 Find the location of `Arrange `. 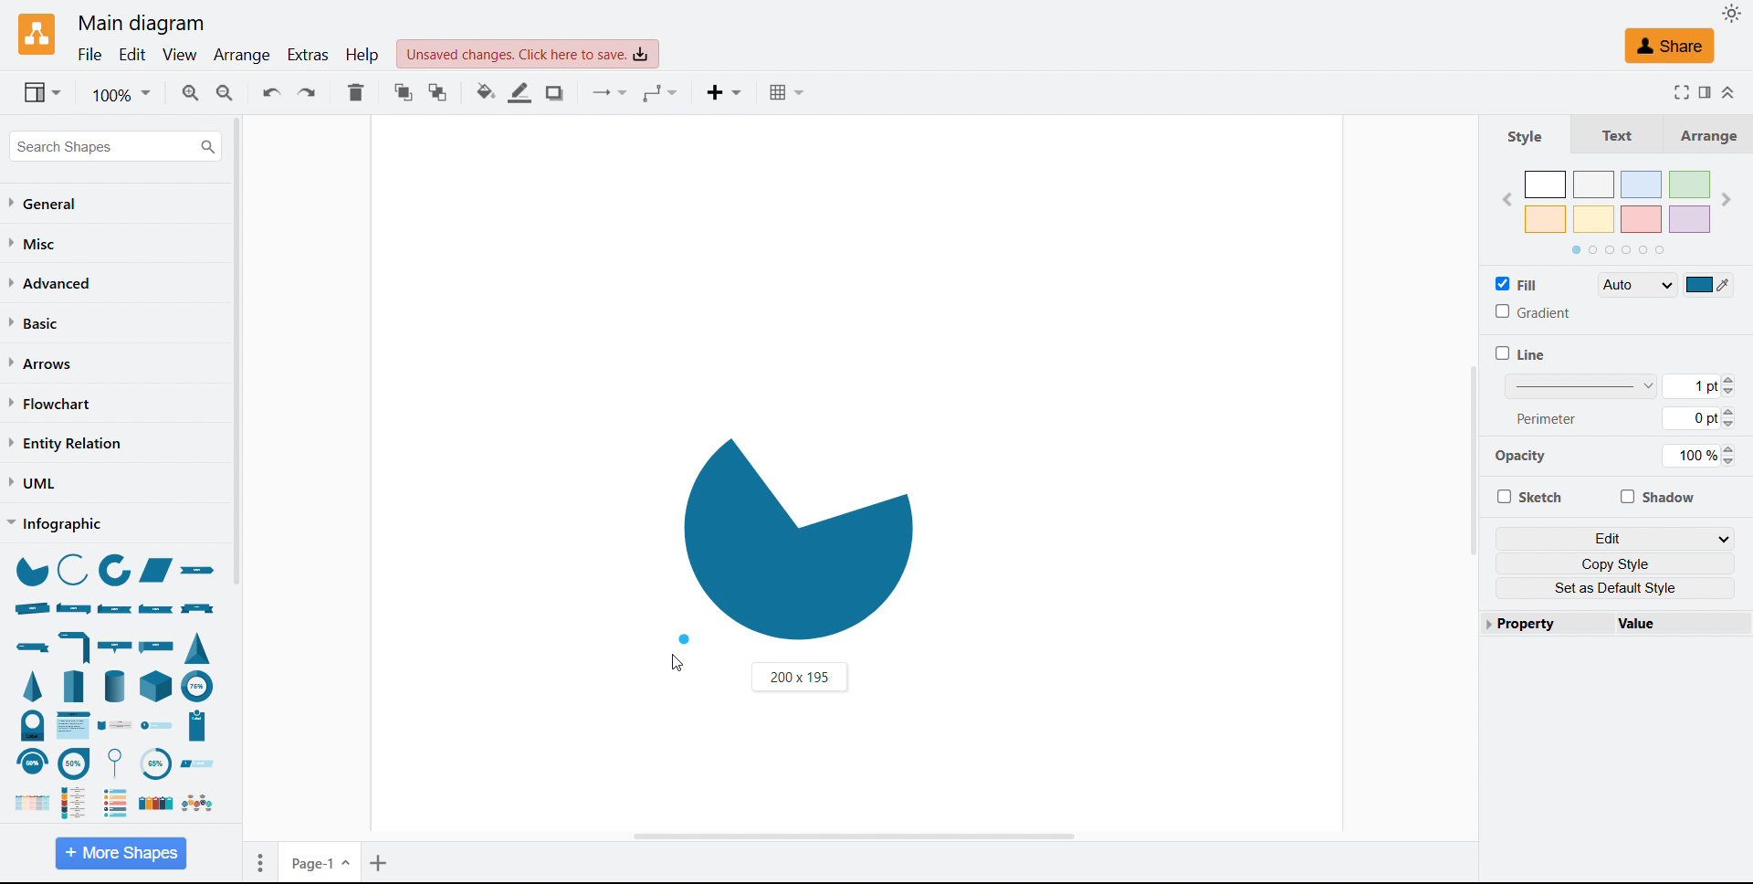

Arrange  is located at coordinates (1702, 134).